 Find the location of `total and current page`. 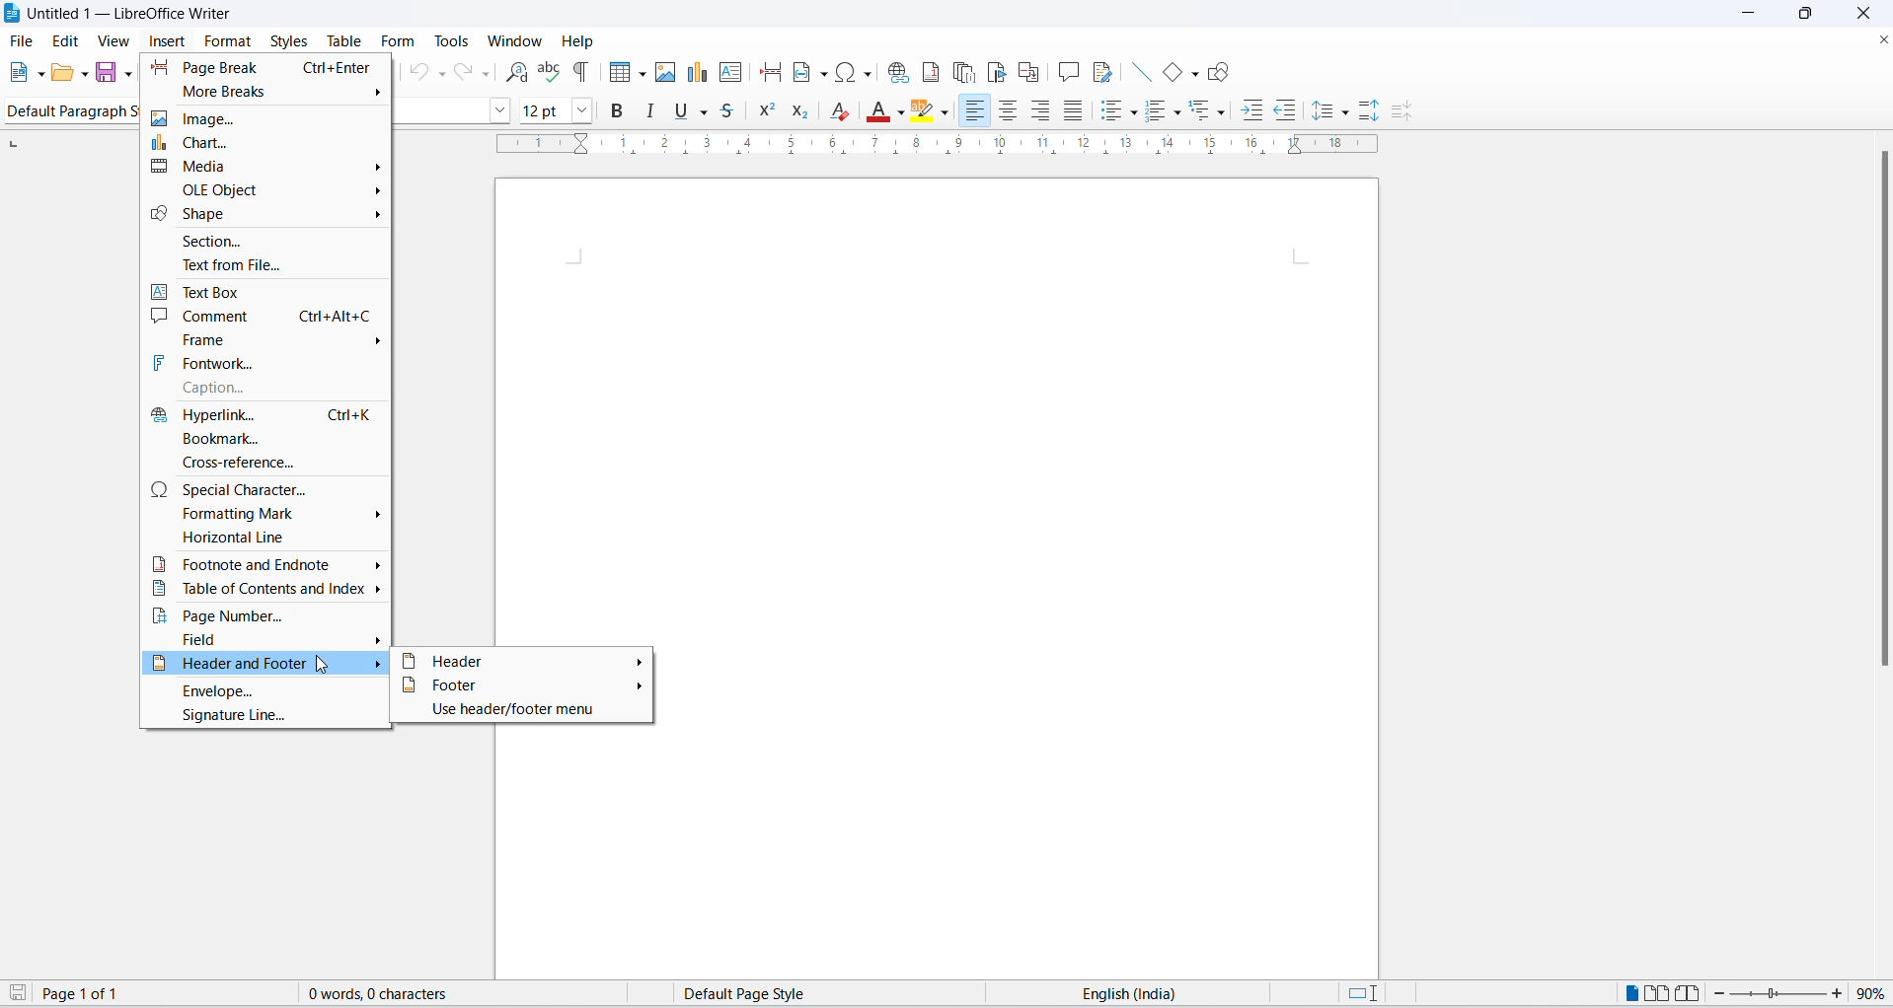

total and current page is located at coordinates (96, 995).